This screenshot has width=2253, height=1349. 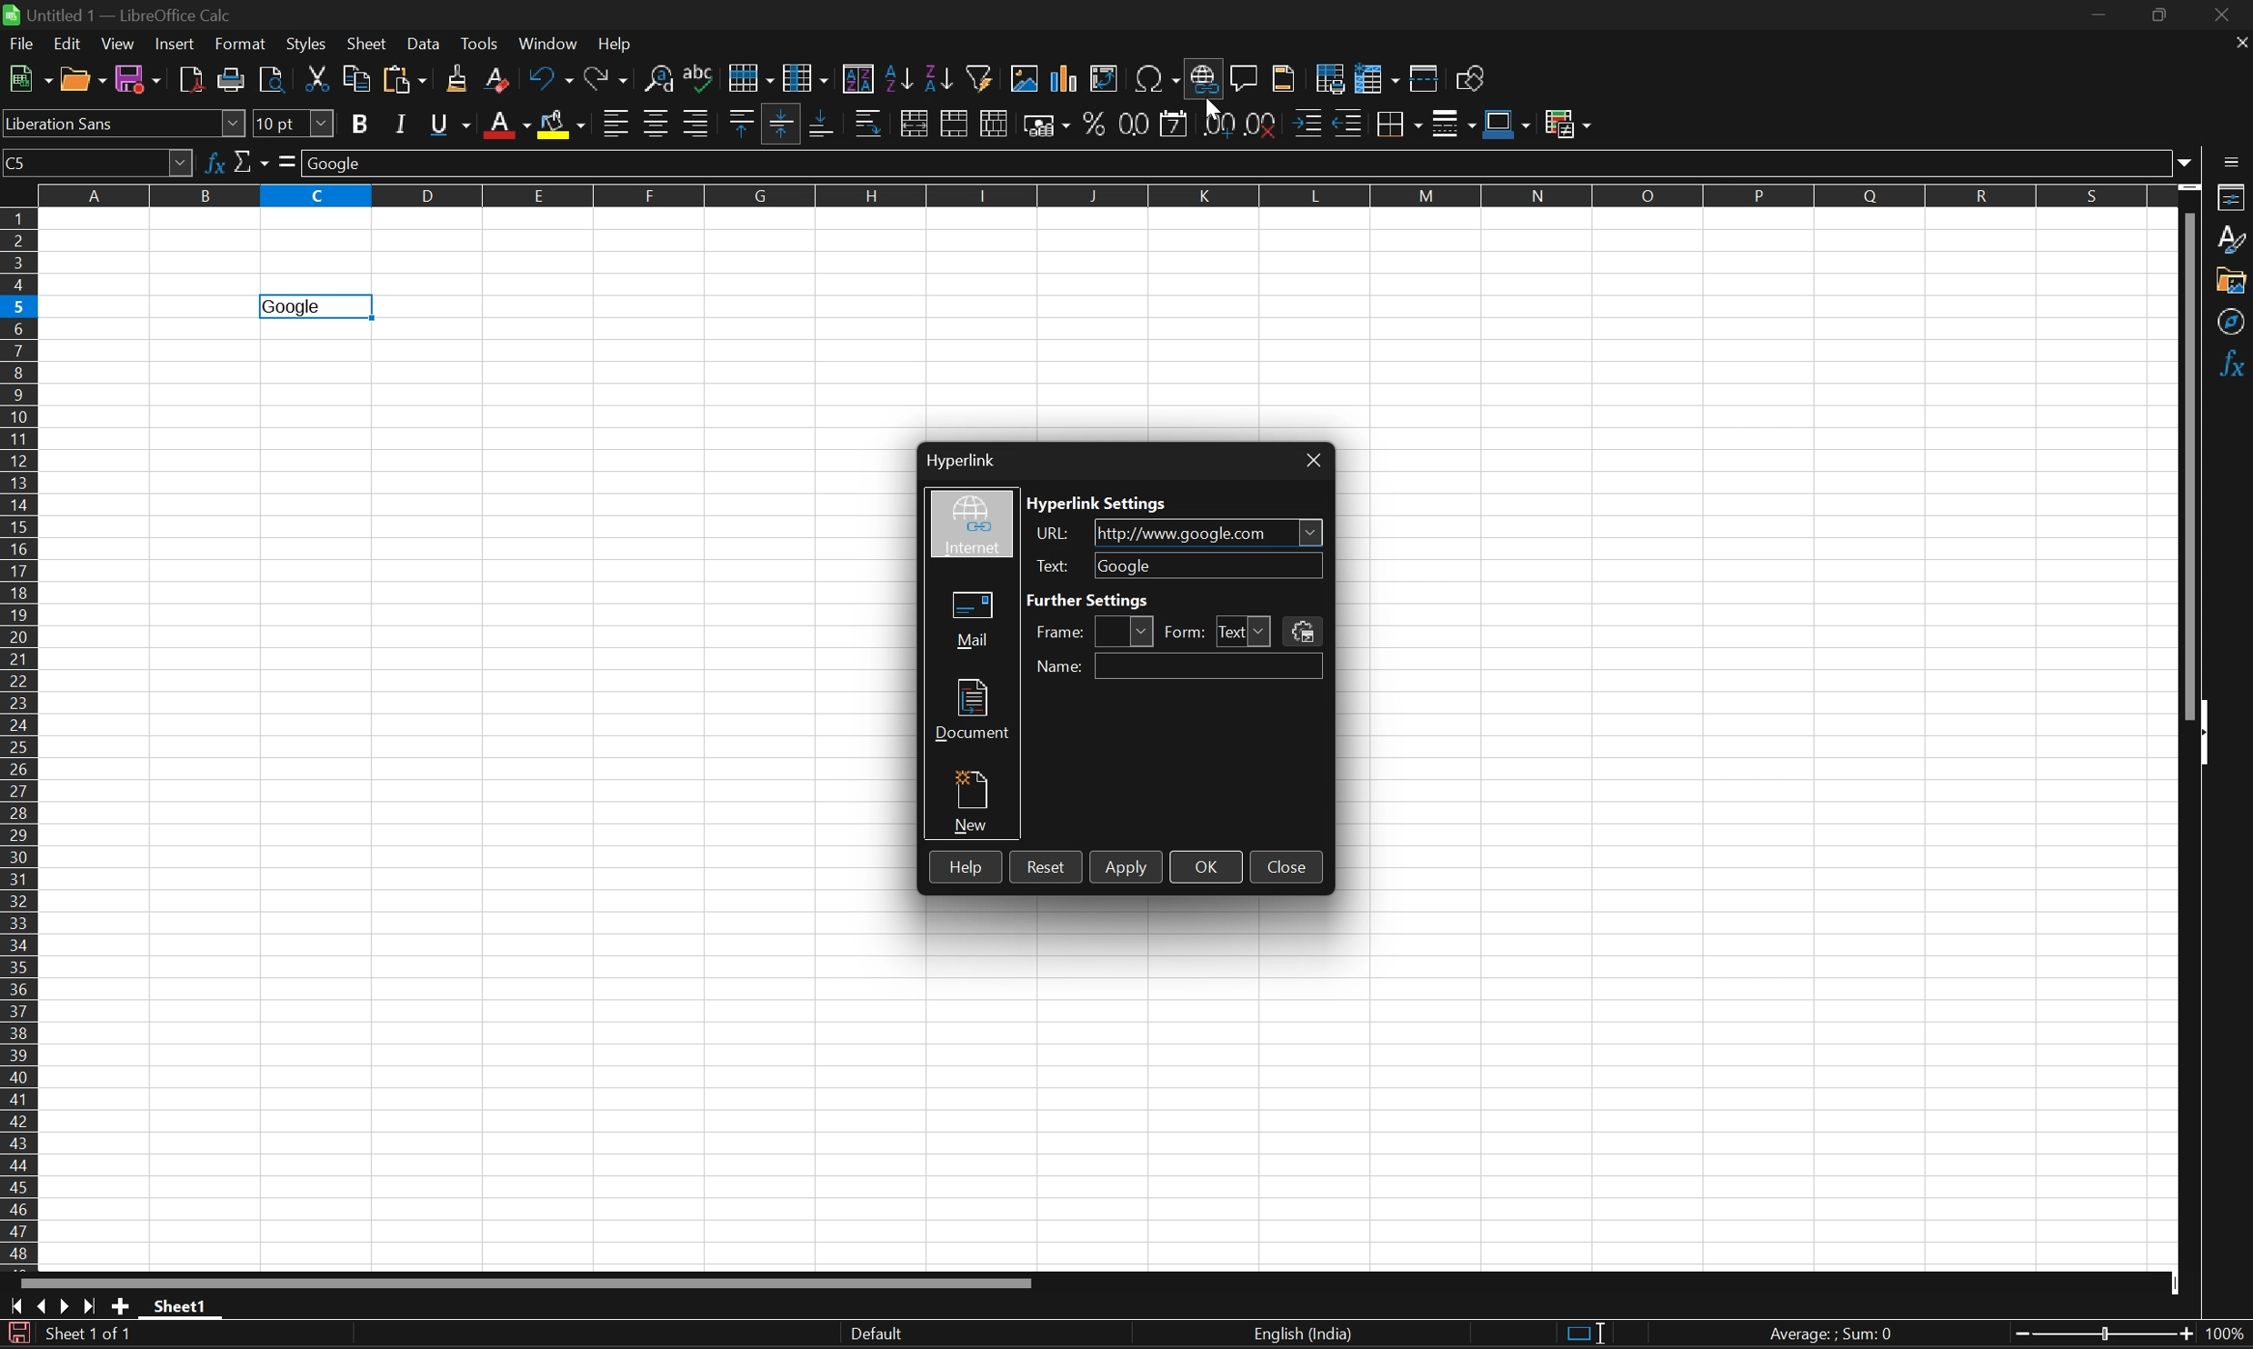 What do you see at coordinates (918, 122) in the screenshot?
I see `Merge and center or unmerge cells depending on the current toggle state` at bounding box center [918, 122].